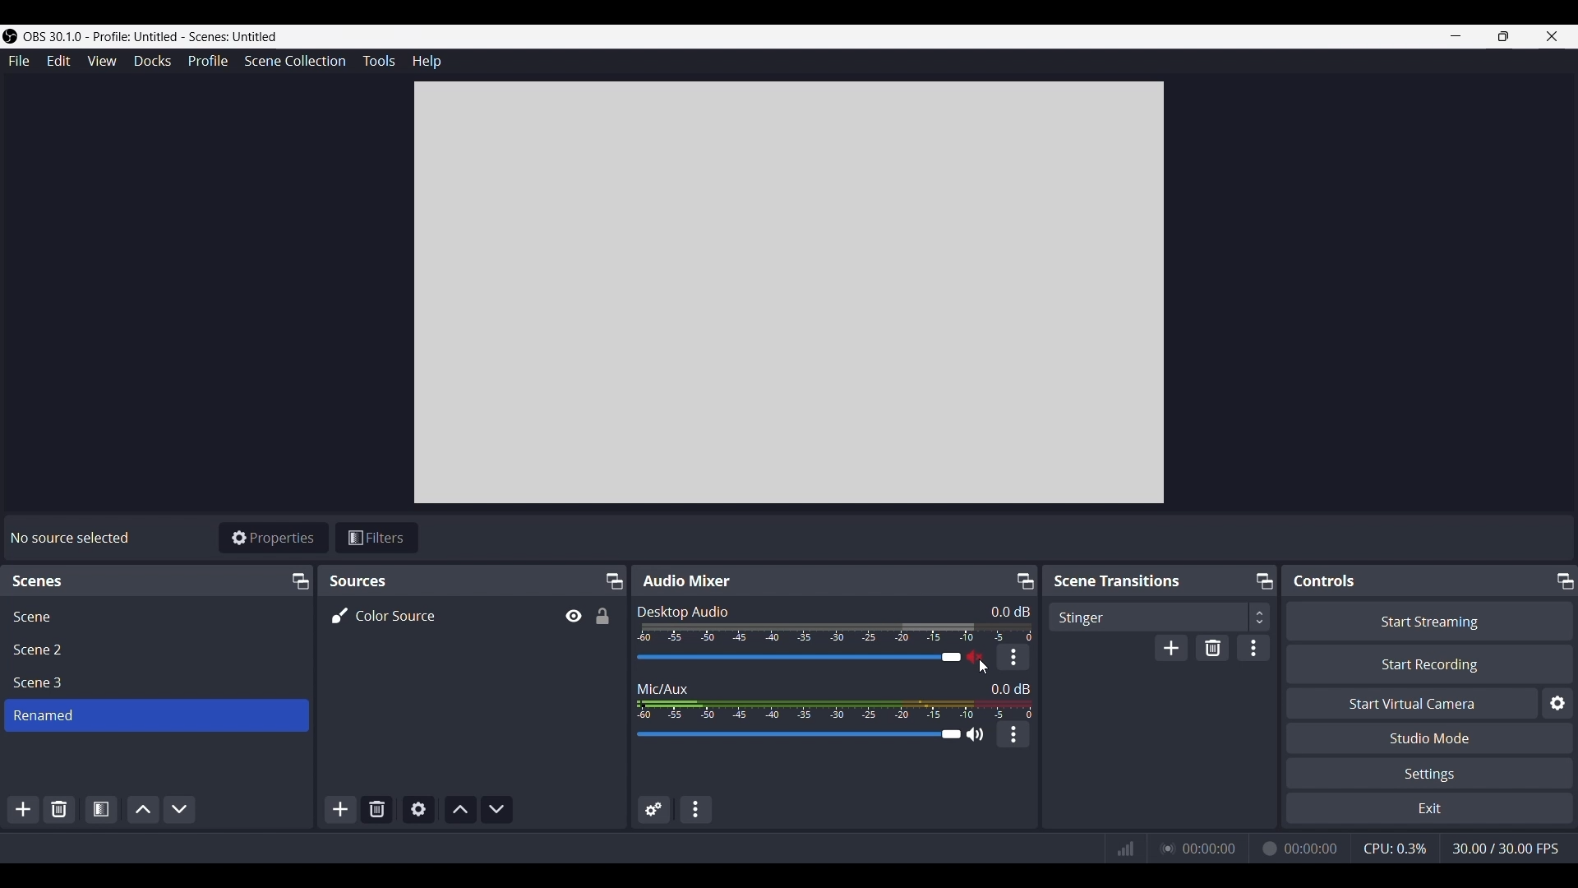 The image size is (1578, 888). Describe the element at coordinates (496, 810) in the screenshot. I see `Move source one step down` at that location.